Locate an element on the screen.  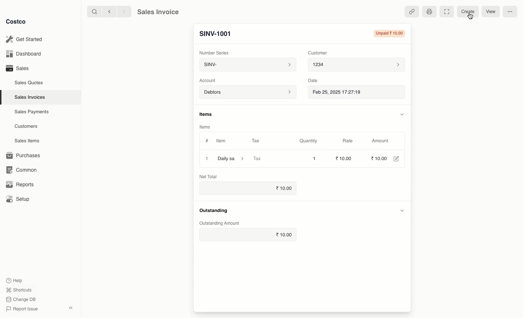
# is located at coordinates (207, 141).